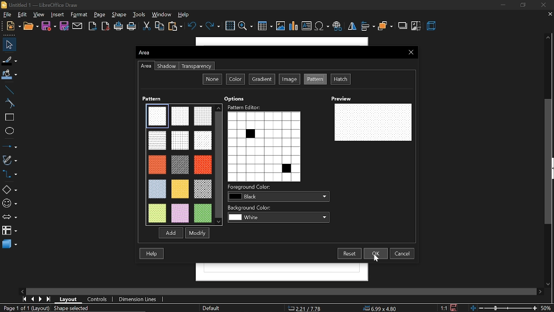 Image resolution: width=554 pixels, height=312 pixels. Describe the element at coordinates (155, 98) in the screenshot. I see `Pattern` at that location.